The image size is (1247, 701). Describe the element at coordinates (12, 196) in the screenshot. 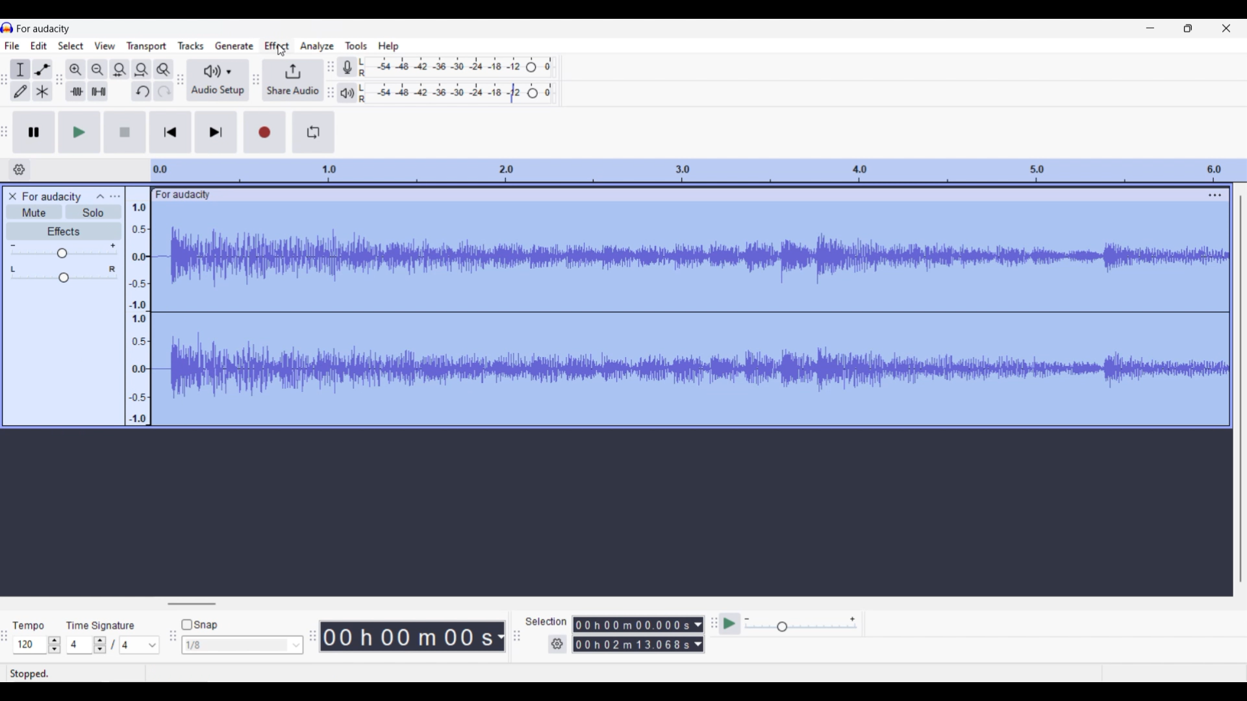

I see `Close track` at that location.